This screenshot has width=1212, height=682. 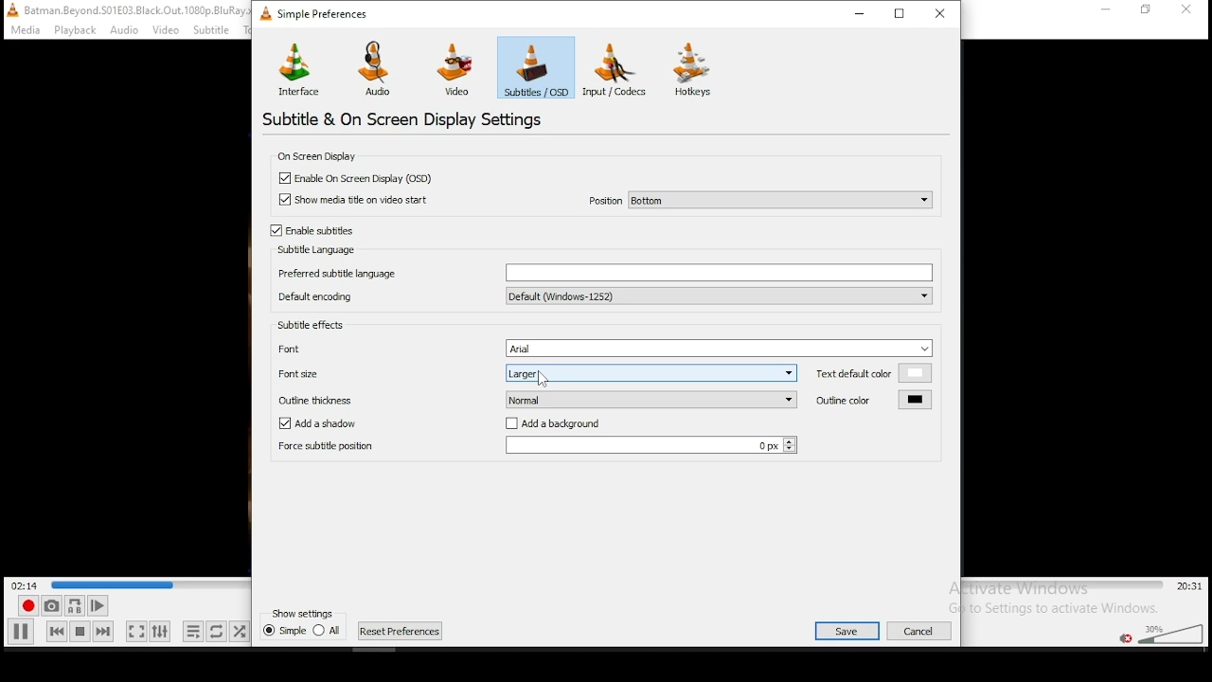 What do you see at coordinates (215, 633) in the screenshot?
I see `click to select between loop all, loop one, and no loop` at bounding box center [215, 633].